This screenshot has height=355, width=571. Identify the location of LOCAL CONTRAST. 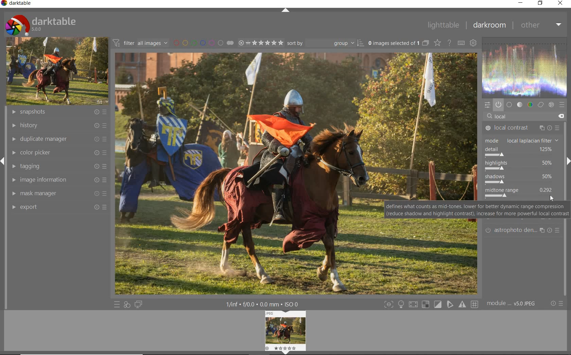
(522, 128).